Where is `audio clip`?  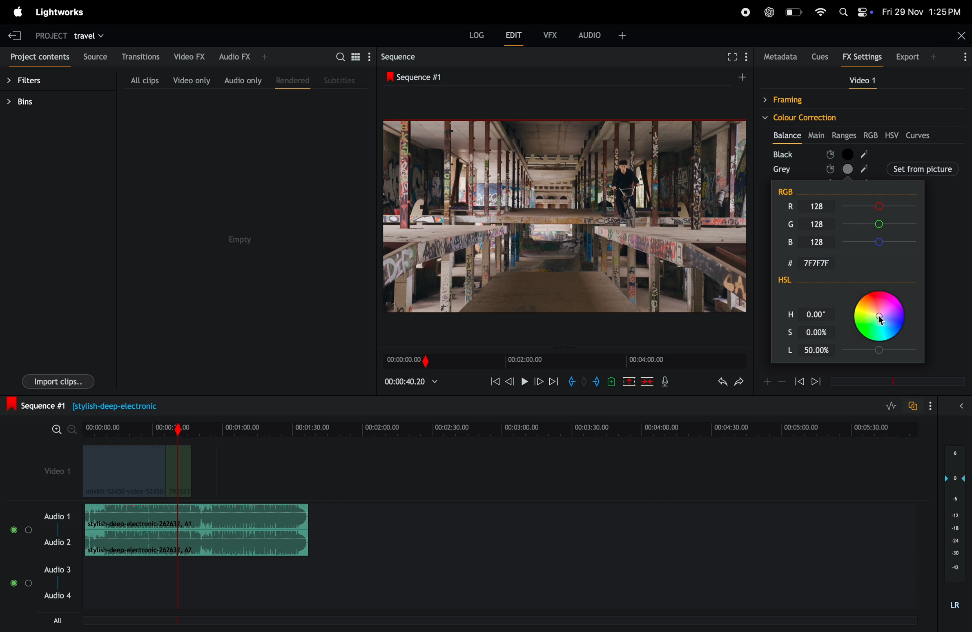
audio clip is located at coordinates (197, 516).